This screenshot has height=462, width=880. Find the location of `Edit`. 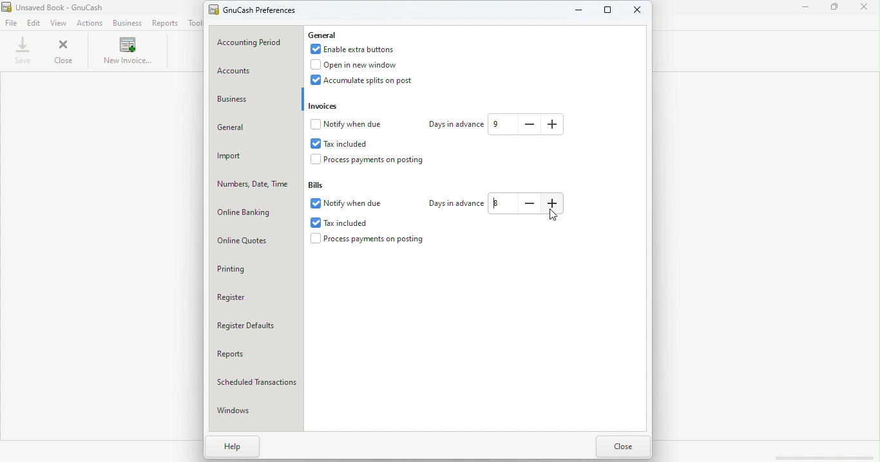

Edit is located at coordinates (34, 24).